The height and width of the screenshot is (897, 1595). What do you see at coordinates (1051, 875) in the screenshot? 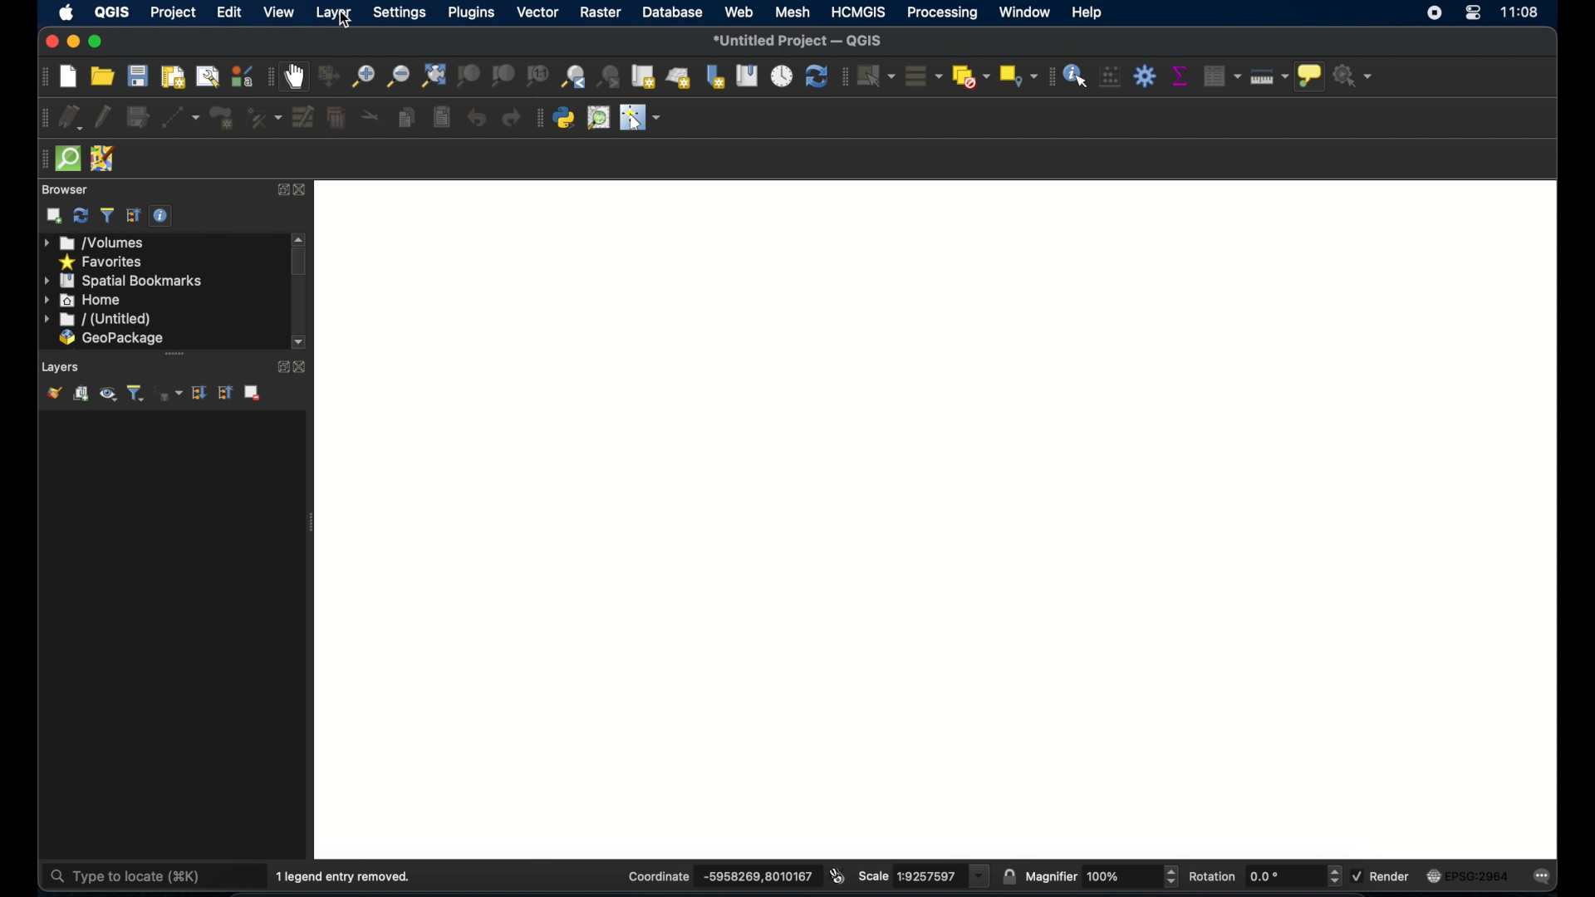
I see `magnifier` at bounding box center [1051, 875].